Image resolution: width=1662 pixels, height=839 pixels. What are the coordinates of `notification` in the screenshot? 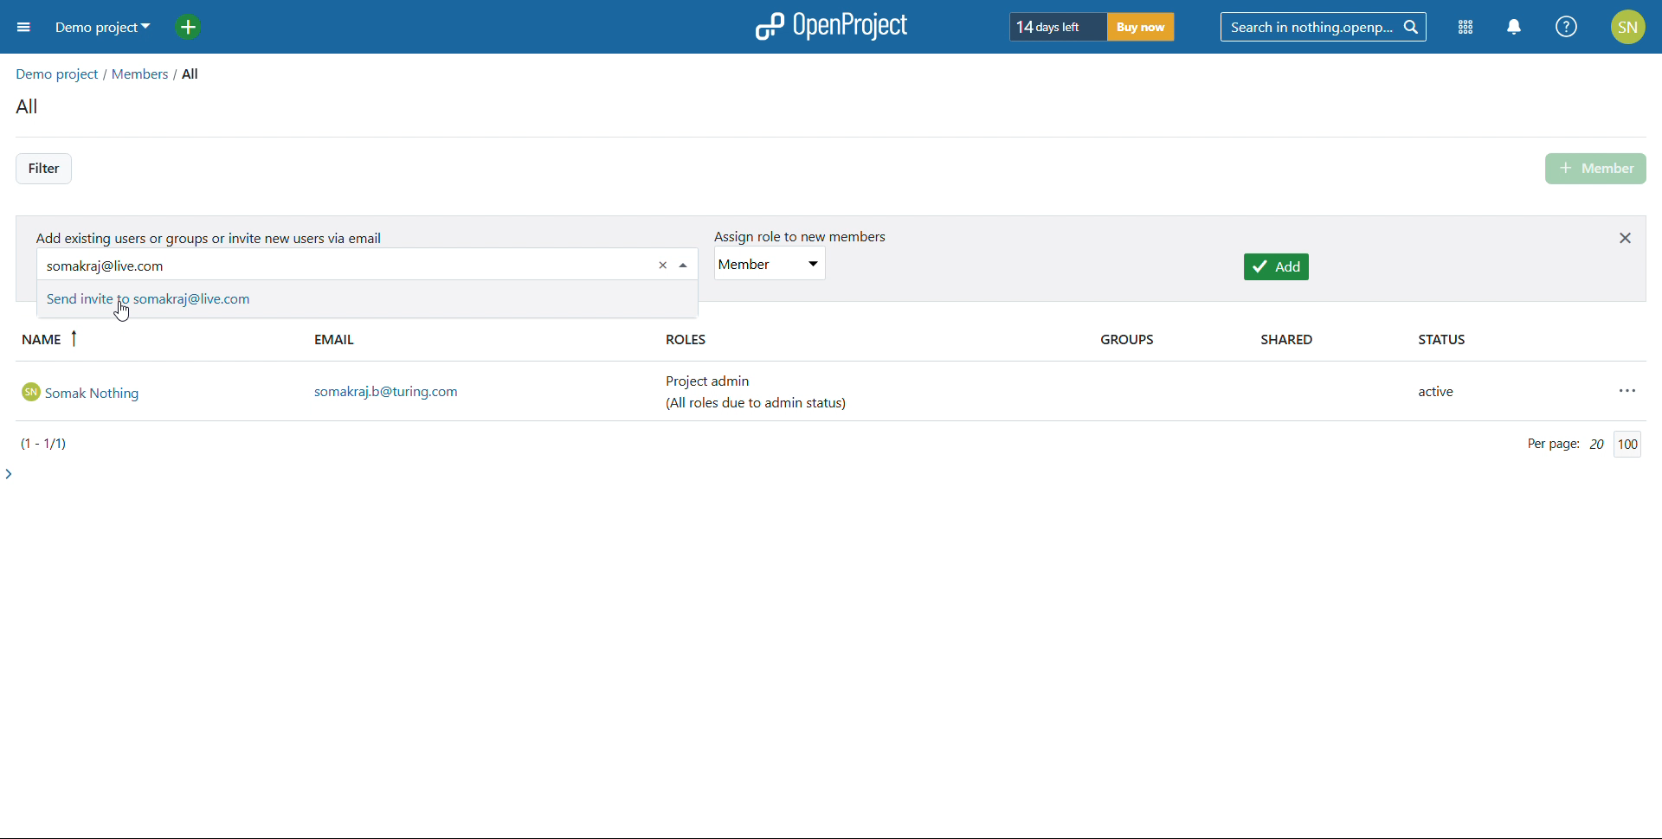 It's located at (1517, 27).